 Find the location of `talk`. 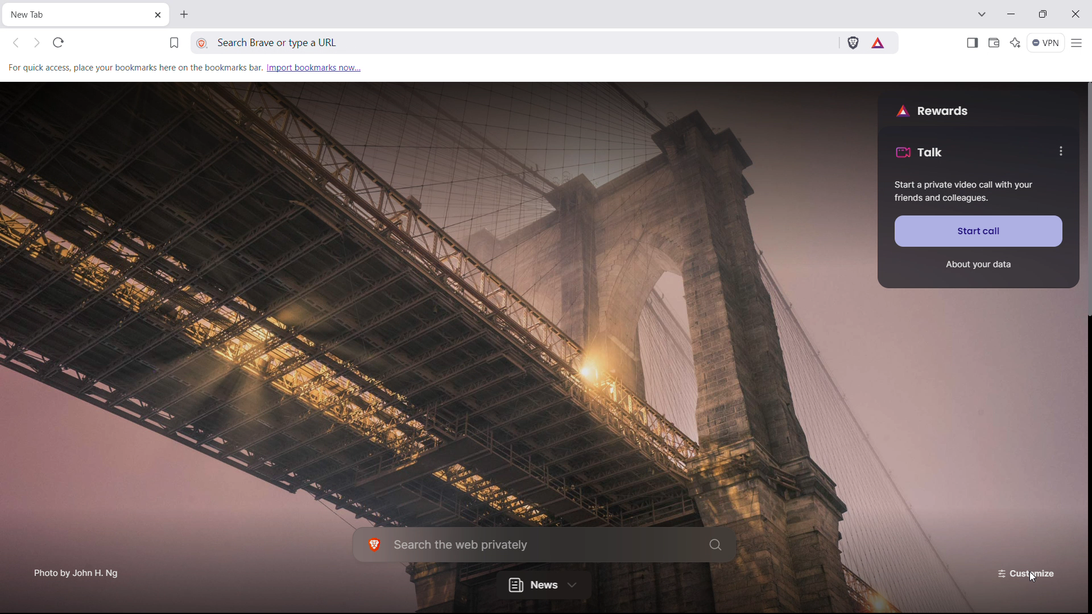

talk is located at coordinates (919, 152).